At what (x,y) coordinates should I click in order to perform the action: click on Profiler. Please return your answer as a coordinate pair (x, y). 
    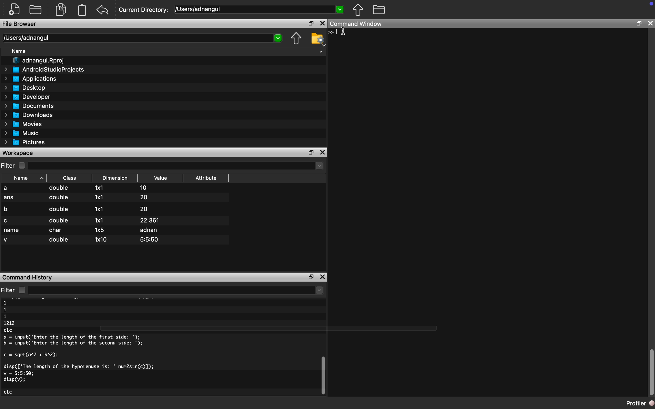
    Looking at the image, I should click on (639, 404).